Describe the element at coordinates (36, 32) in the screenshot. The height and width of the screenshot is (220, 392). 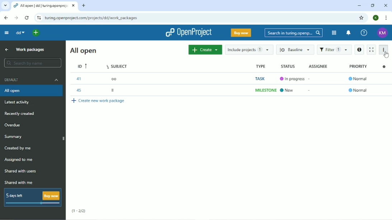
I see `open quick add menu` at that location.